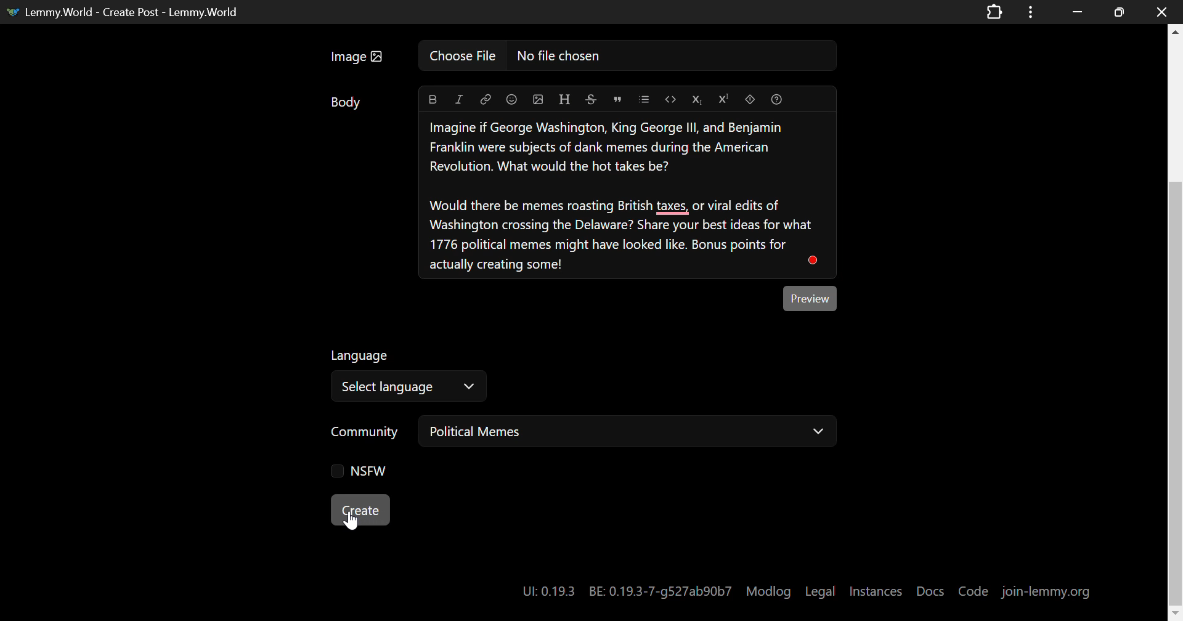 Image resolution: width=1183 pixels, height=621 pixels. Describe the element at coordinates (628, 197) in the screenshot. I see `Memes in American Revolution` at that location.